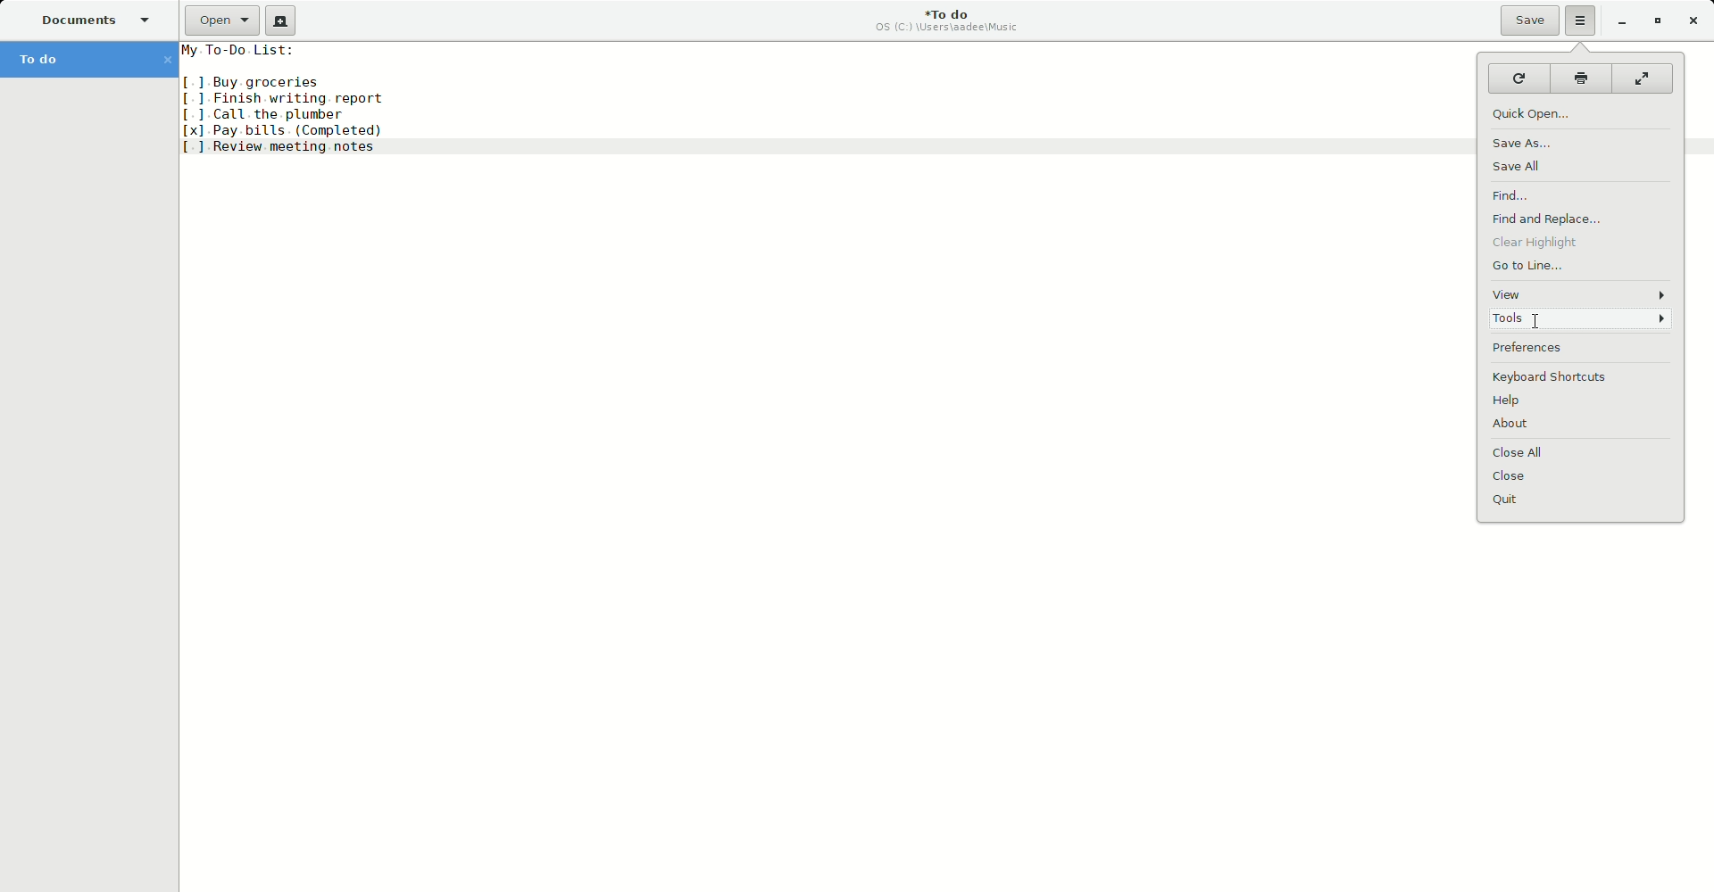 Image resolution: width=1714 pixels, height=892 pixels. Describe the element at coordinates (1523, 169) in the screenshot. I see `Save all` at that location.